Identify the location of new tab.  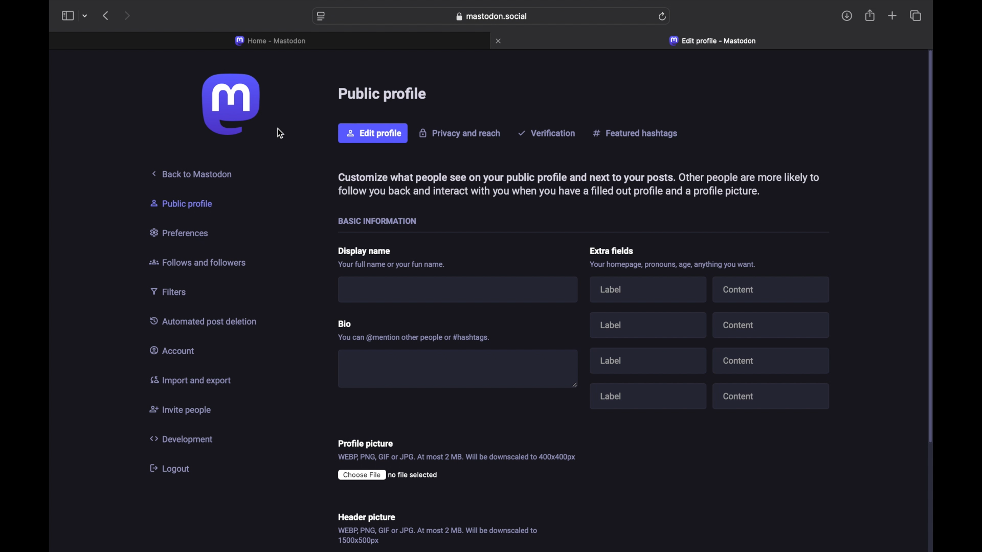
(892, 17).